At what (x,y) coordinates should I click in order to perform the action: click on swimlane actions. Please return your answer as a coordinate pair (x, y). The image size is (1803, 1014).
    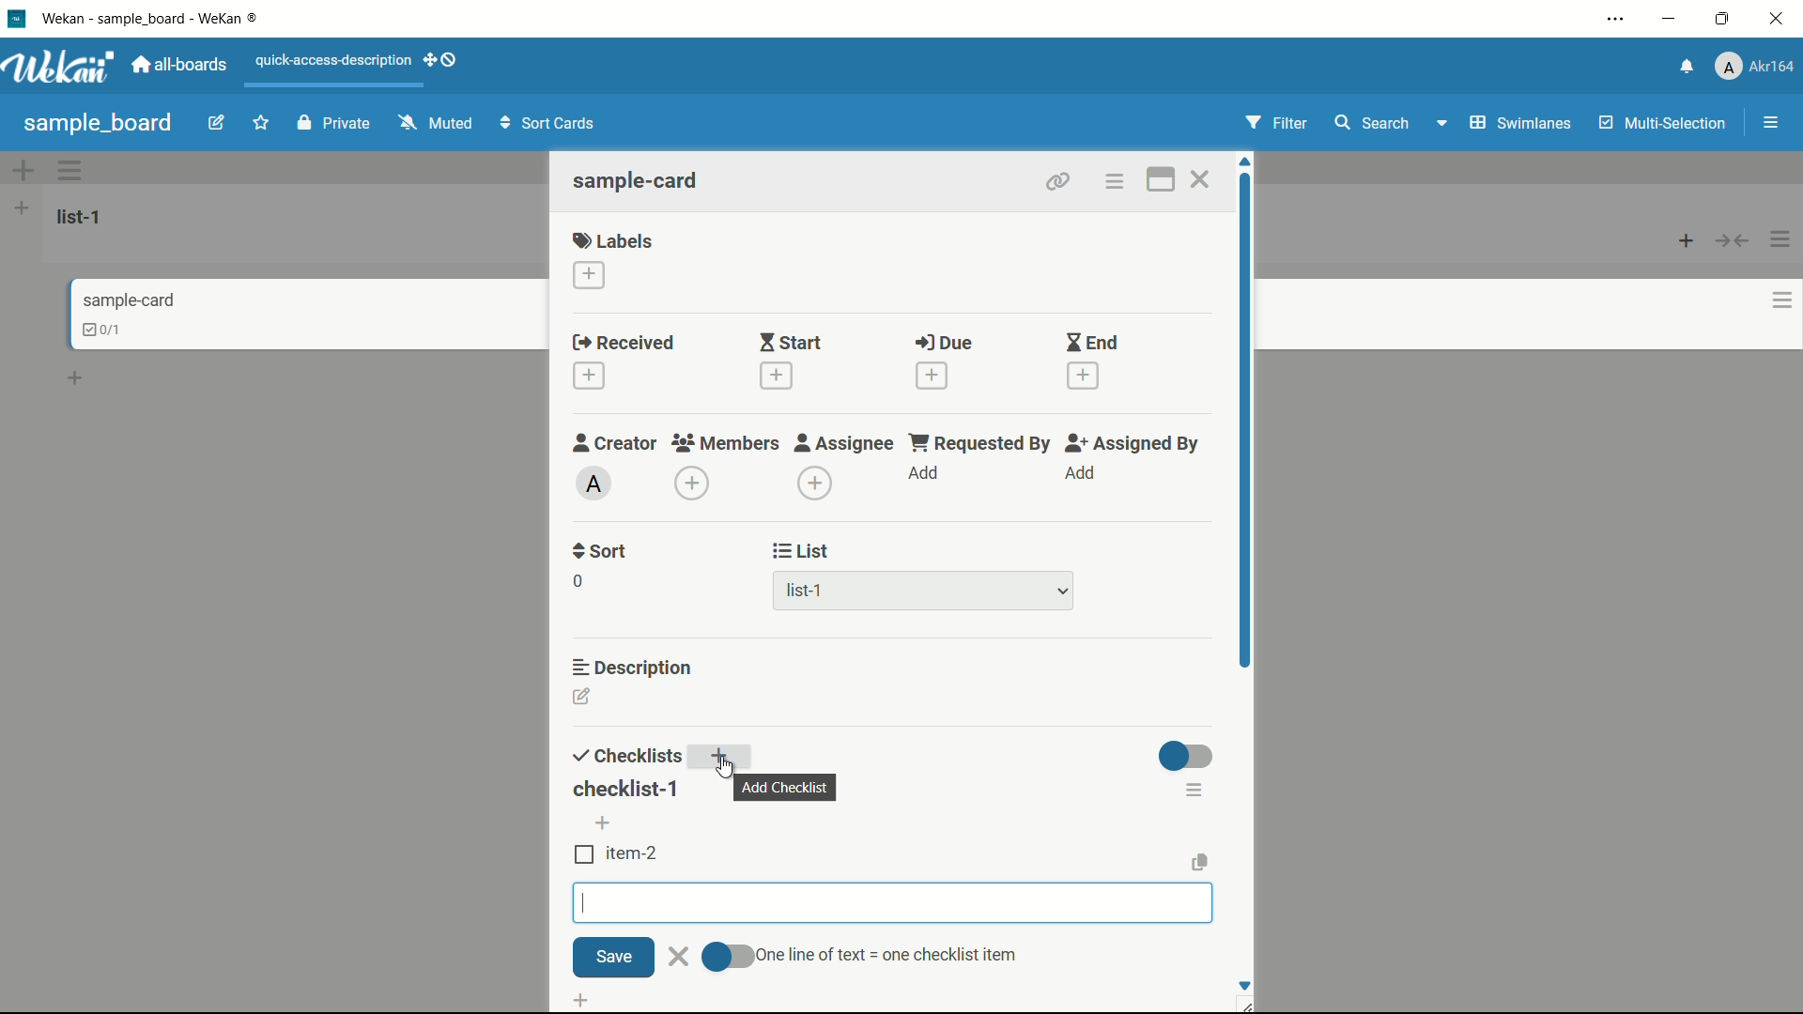
    Looking at the image, I should click on (71, 170).